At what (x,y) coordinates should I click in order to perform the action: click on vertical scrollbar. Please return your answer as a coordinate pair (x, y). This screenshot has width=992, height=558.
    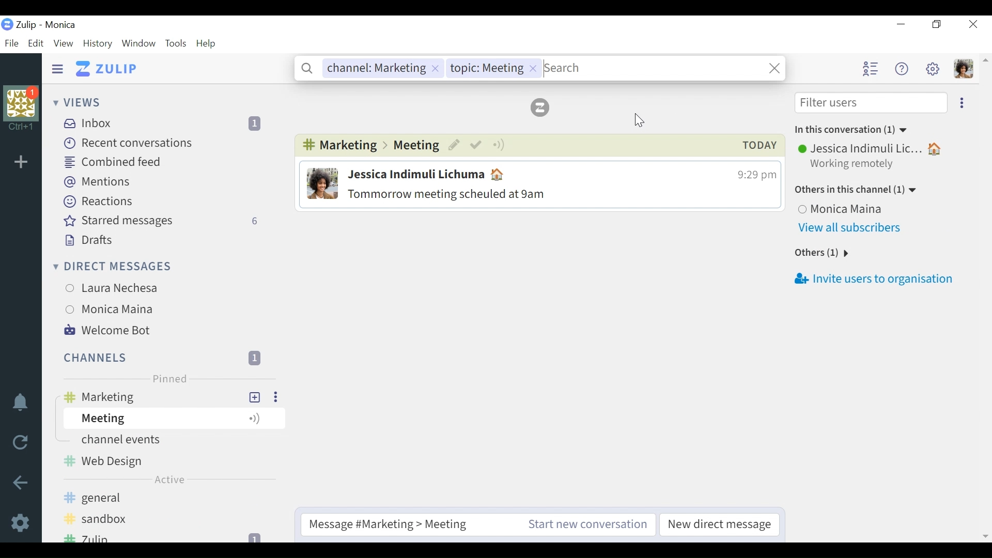
    Looking at the image, I should click on (985, 300).